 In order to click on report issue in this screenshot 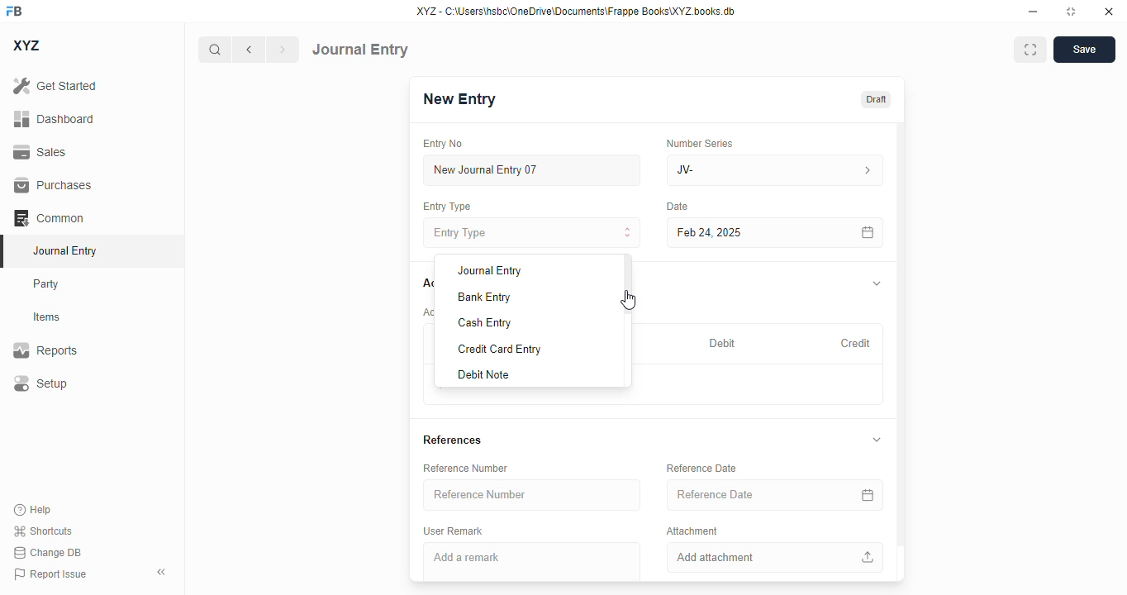, I will do `click(50, 574)`.